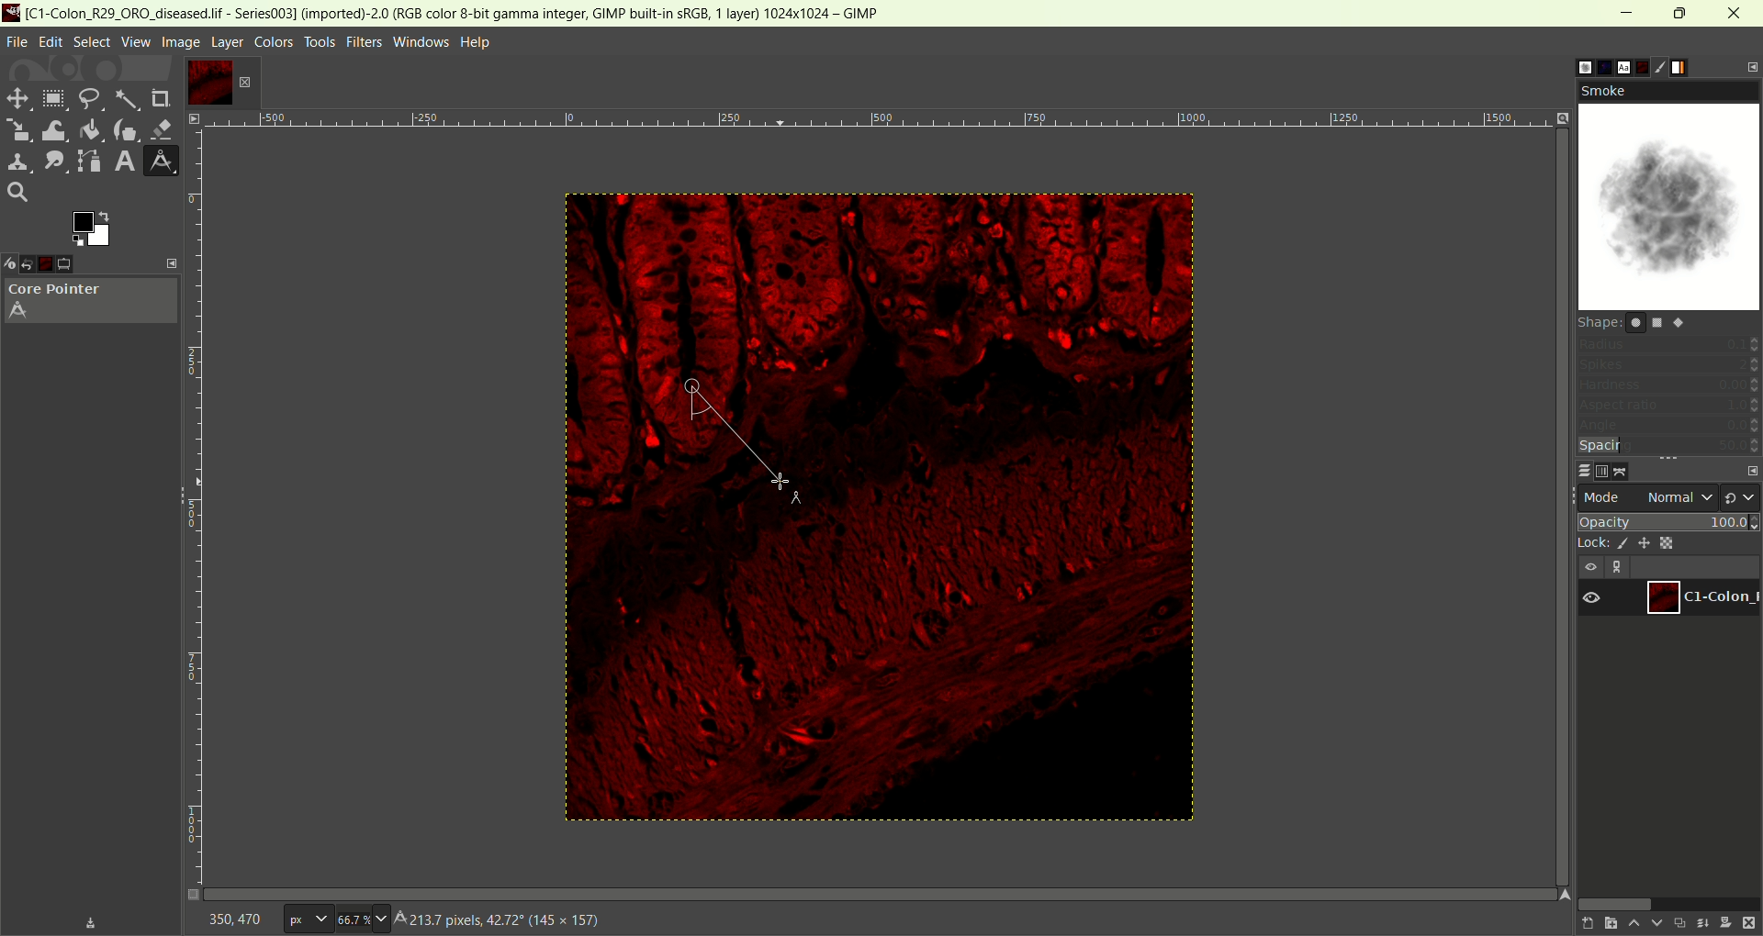 The height and width of the screenshot is (936, 1763). What do you see at coordinates (1670, 520) in the screenshot?
I see `opacity` at bounding box center [1670, 520].